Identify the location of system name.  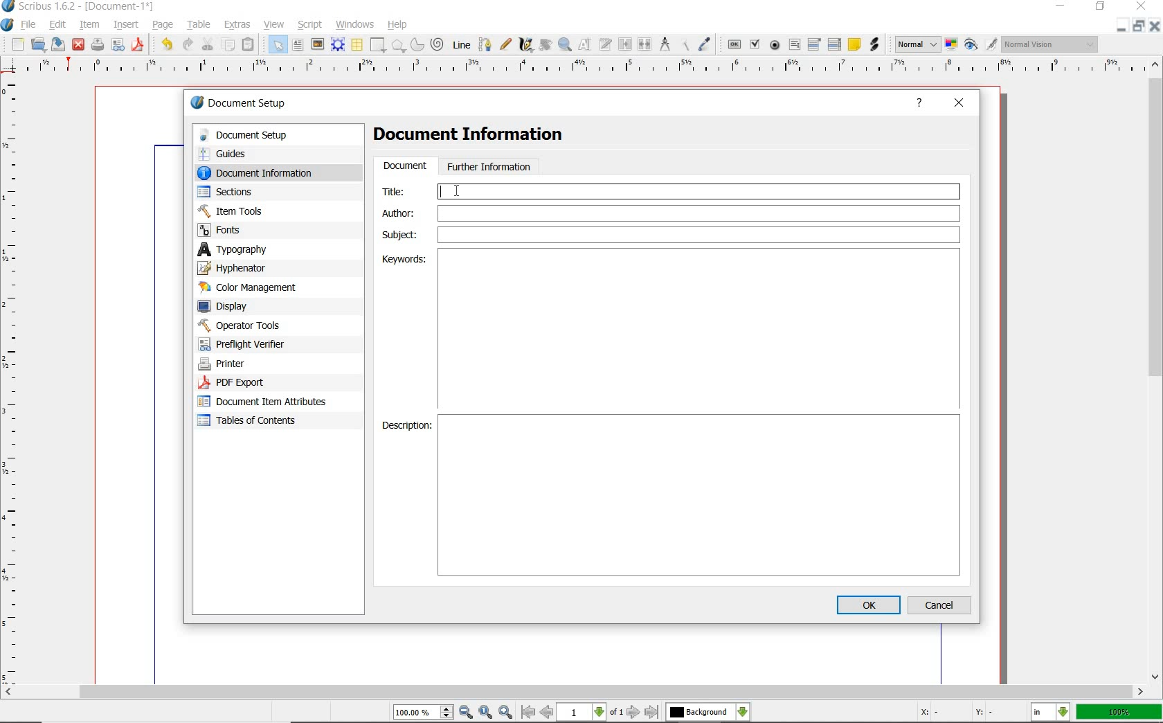
(78, 7).